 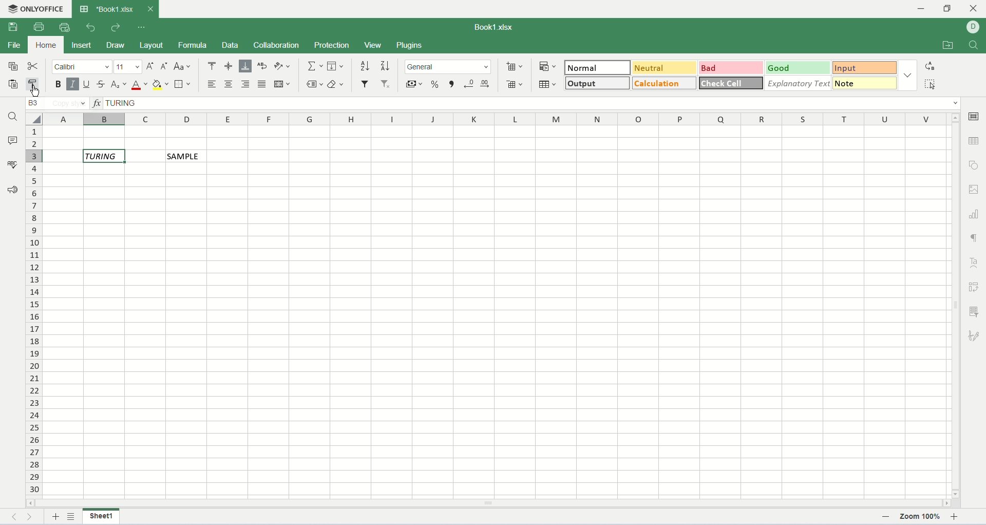 I want to click on minimize, so click(x=926, y=9).